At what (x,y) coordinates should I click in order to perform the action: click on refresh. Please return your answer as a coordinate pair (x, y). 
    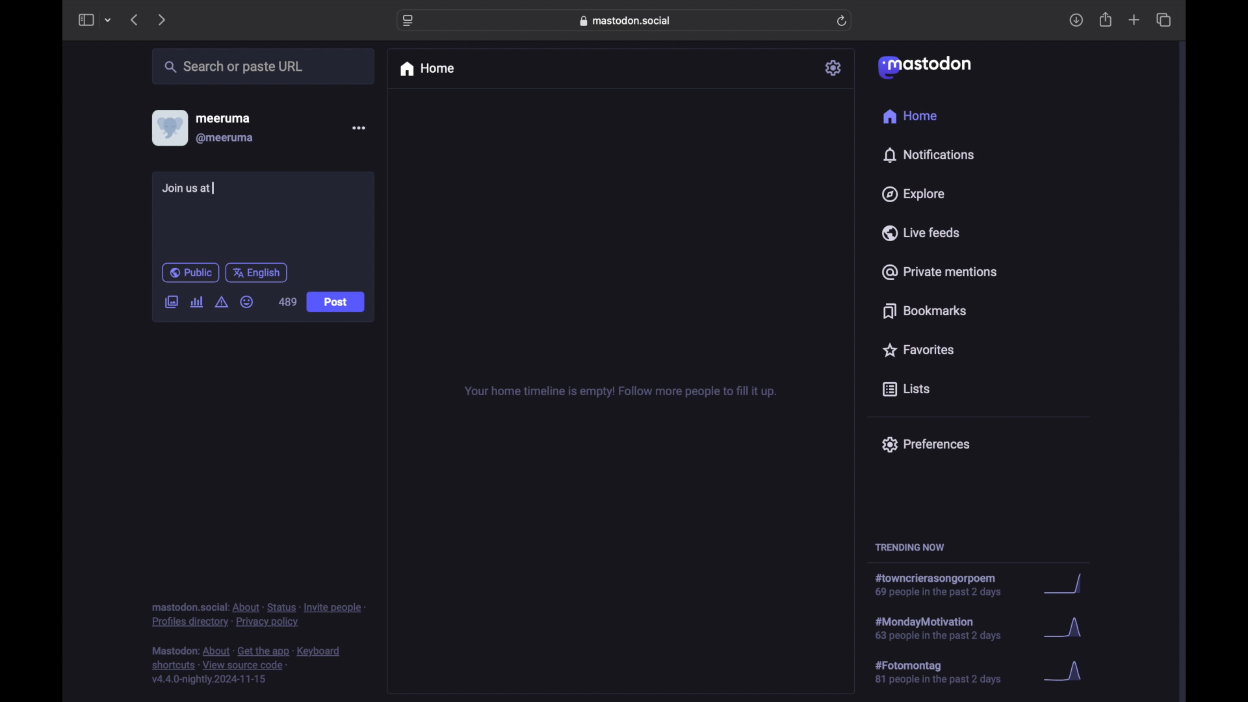
    Looking at the image, I should click on (843, 21).